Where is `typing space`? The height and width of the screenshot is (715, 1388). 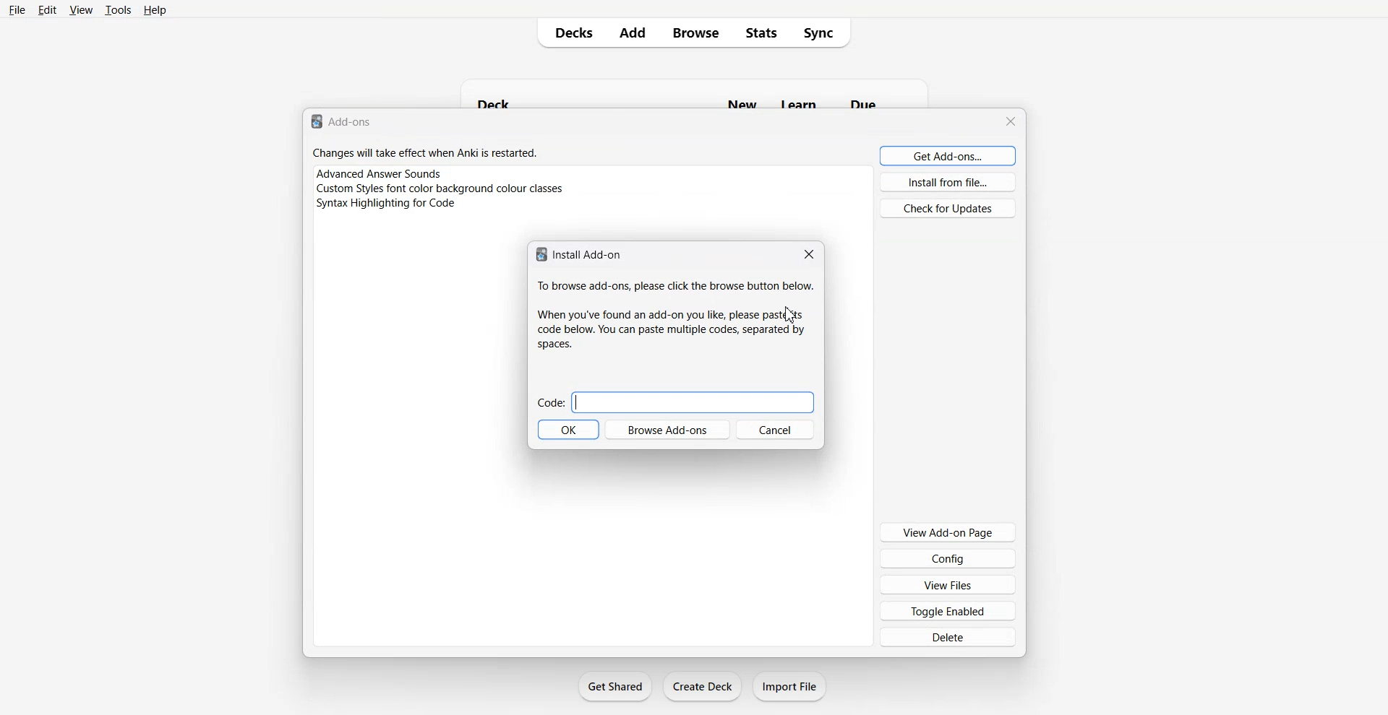
typing space is located at coordinates (693, 402).